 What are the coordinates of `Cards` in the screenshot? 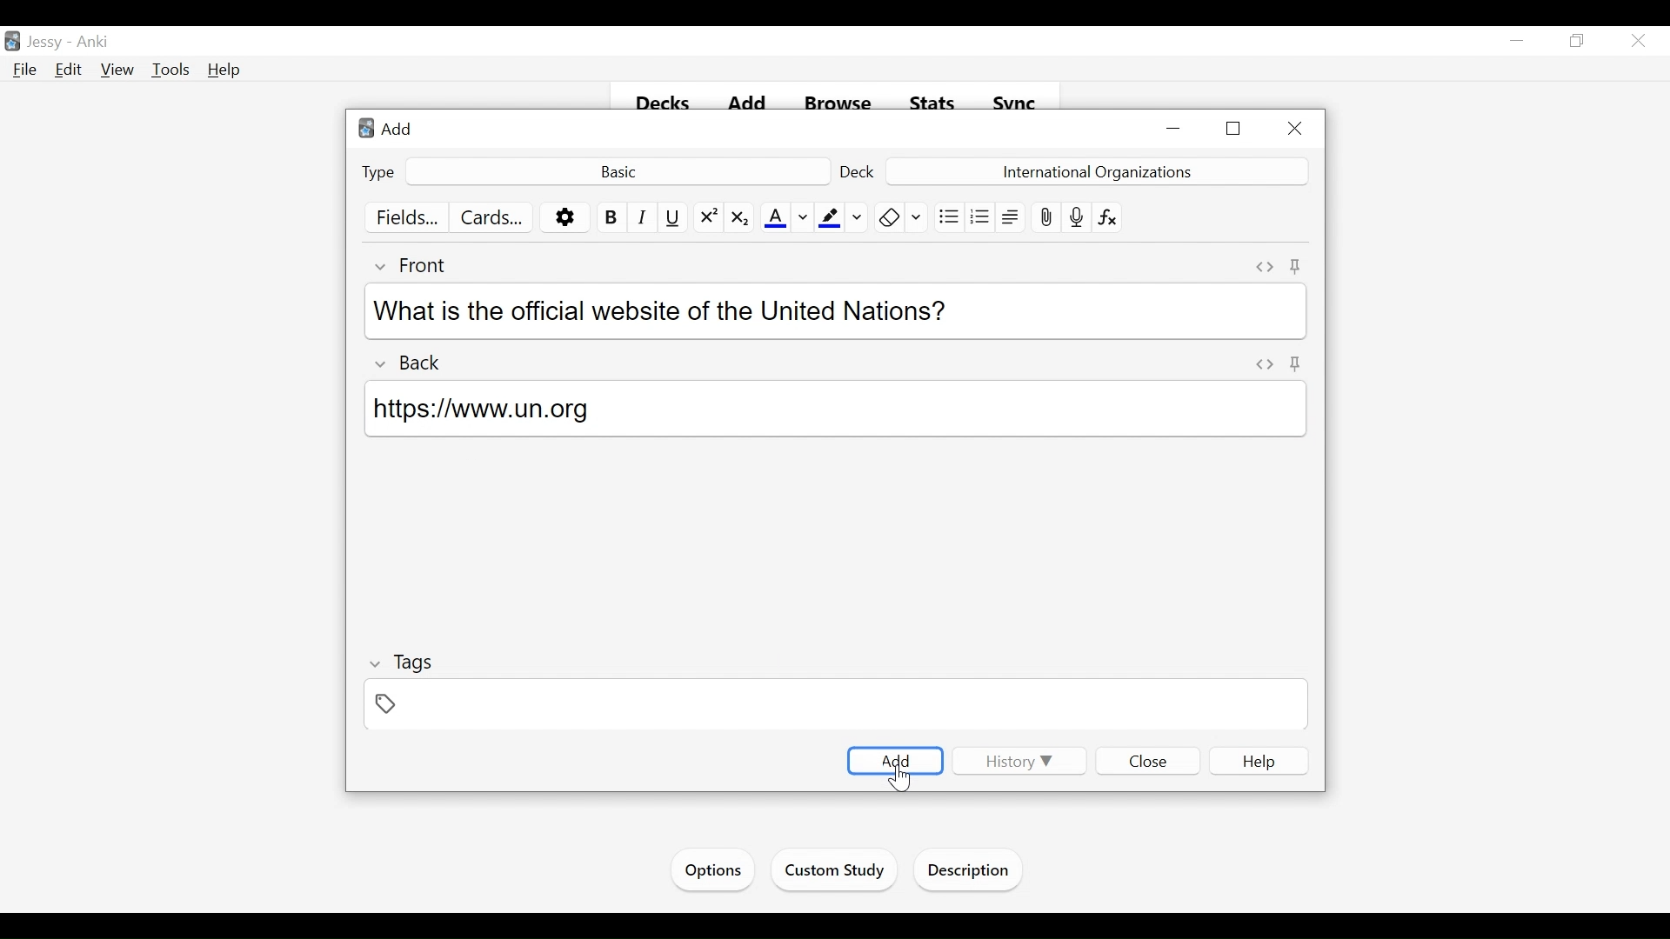 It's located at (489, 216).